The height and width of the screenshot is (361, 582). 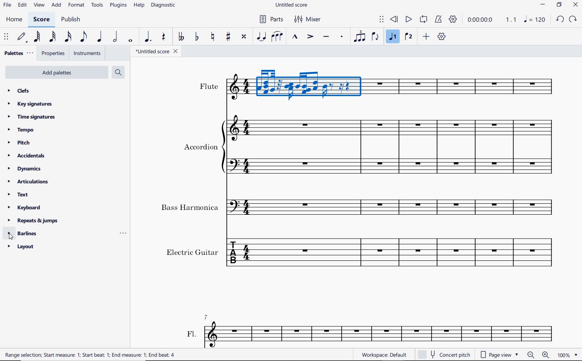 I want to click on half note, so click(x=115, y=37).